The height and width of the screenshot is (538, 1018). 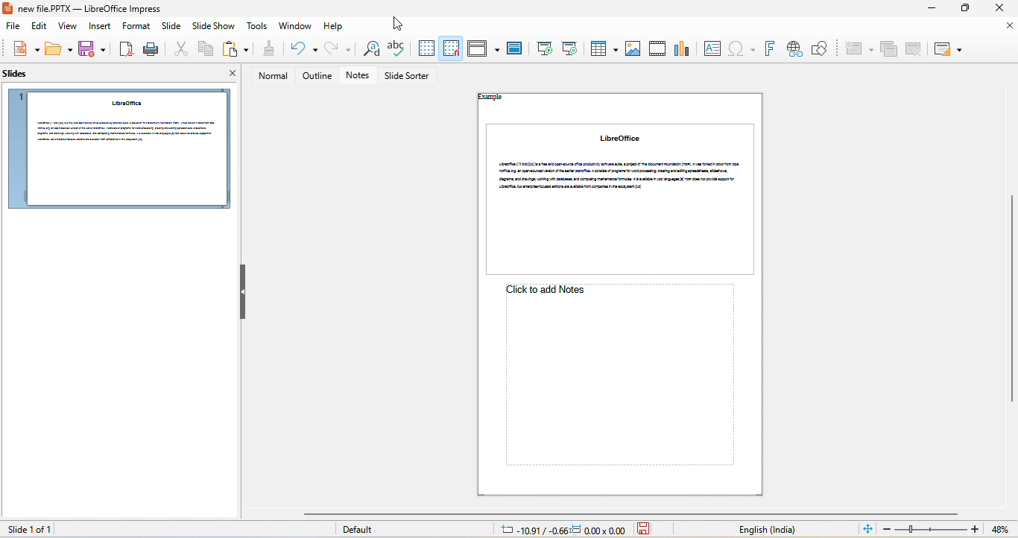 I want to click on display to grid, so click(x=426, y=48).